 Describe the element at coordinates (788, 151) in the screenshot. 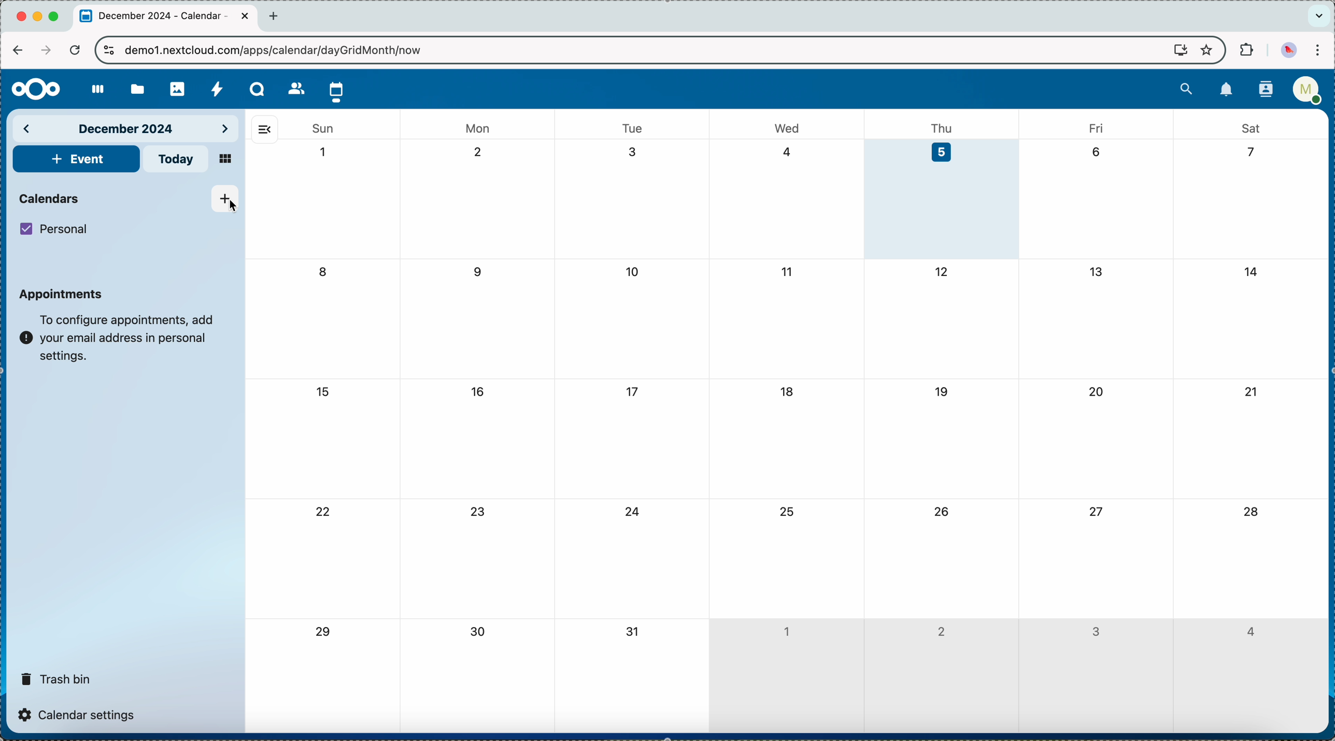

I see `4` at that location.